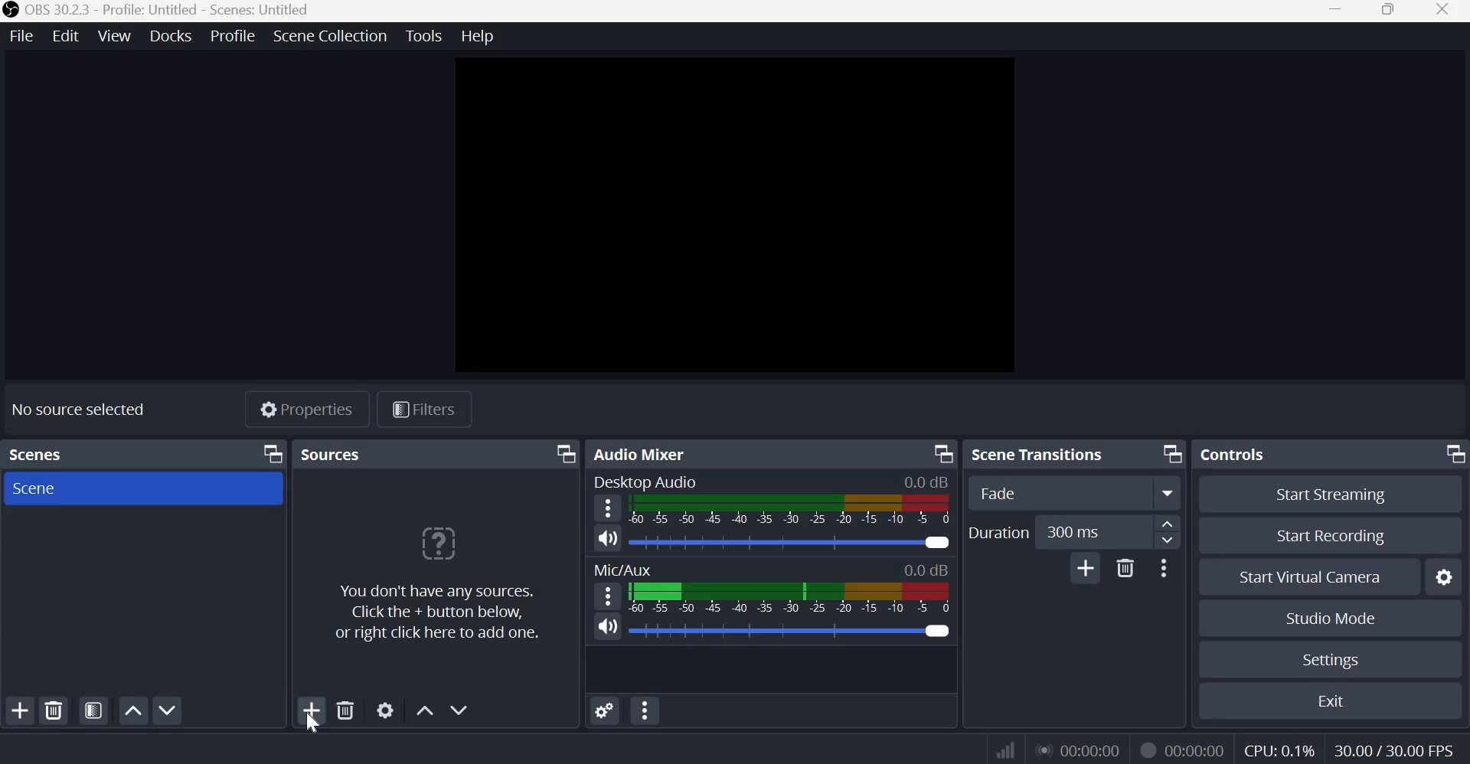 The image size is (1470, 764). Describe the element at coordinates (644, 453) in the screenshot. I see `Audio mixer` at that location.